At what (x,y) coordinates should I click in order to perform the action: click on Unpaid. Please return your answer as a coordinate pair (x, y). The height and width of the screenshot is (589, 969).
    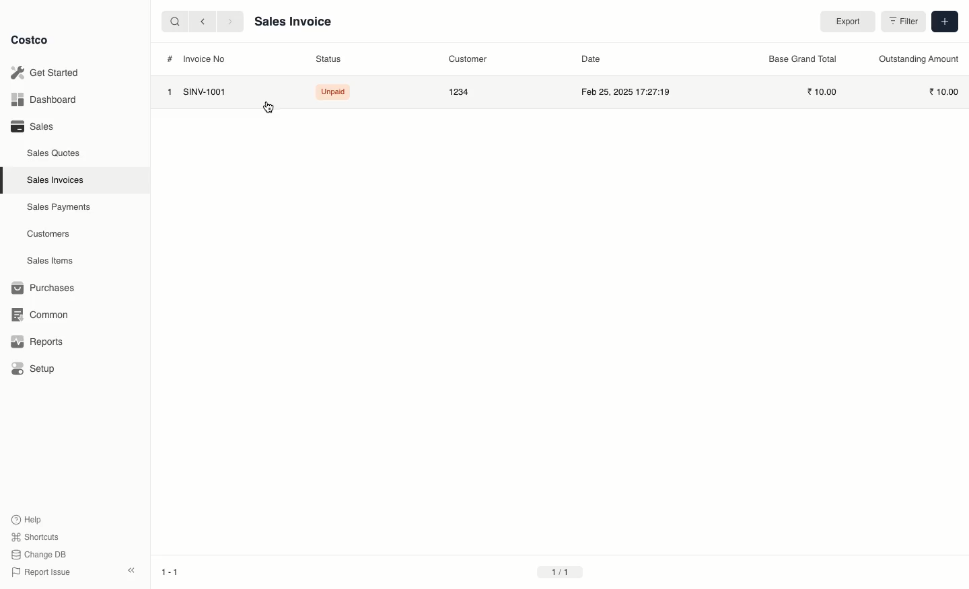
    Looking at the image, I should click on (332, 91).